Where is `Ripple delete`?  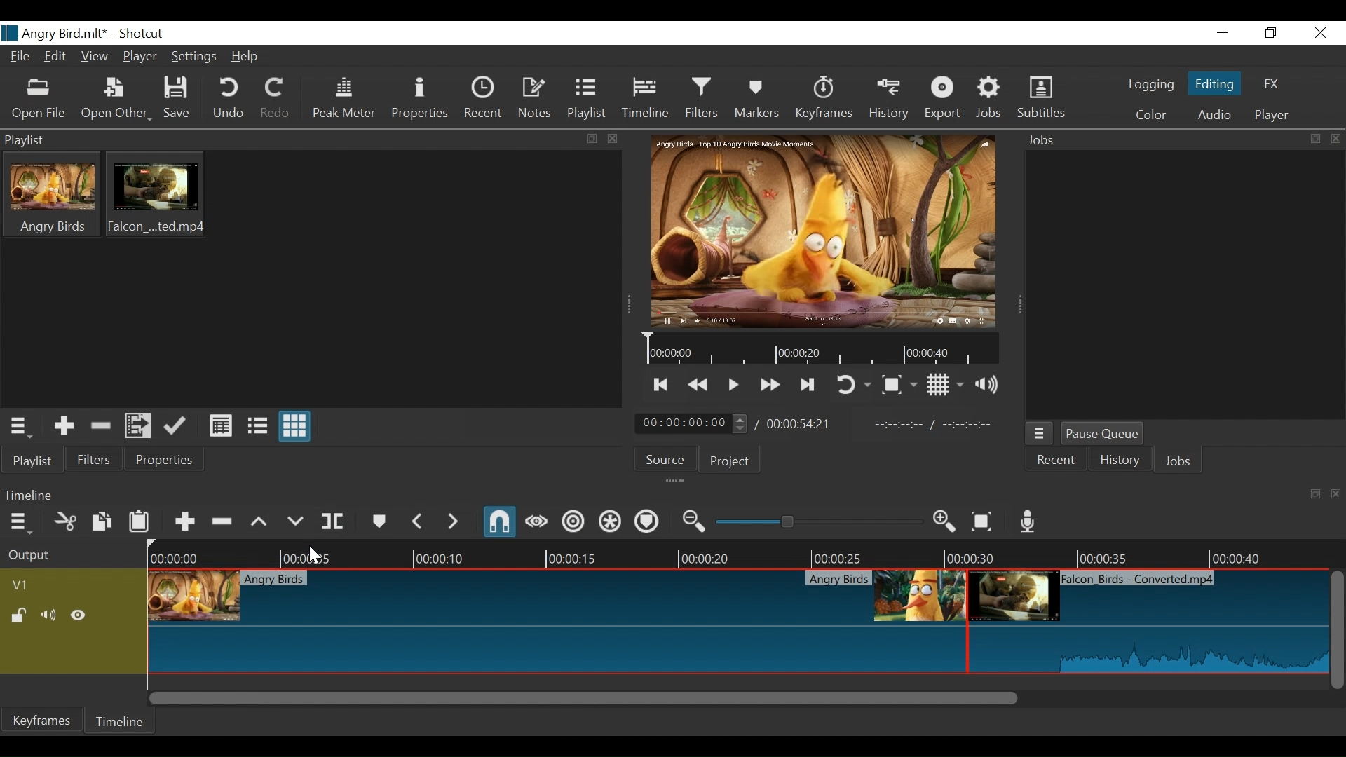 Ripple delete is located at coordinates (222, 521).